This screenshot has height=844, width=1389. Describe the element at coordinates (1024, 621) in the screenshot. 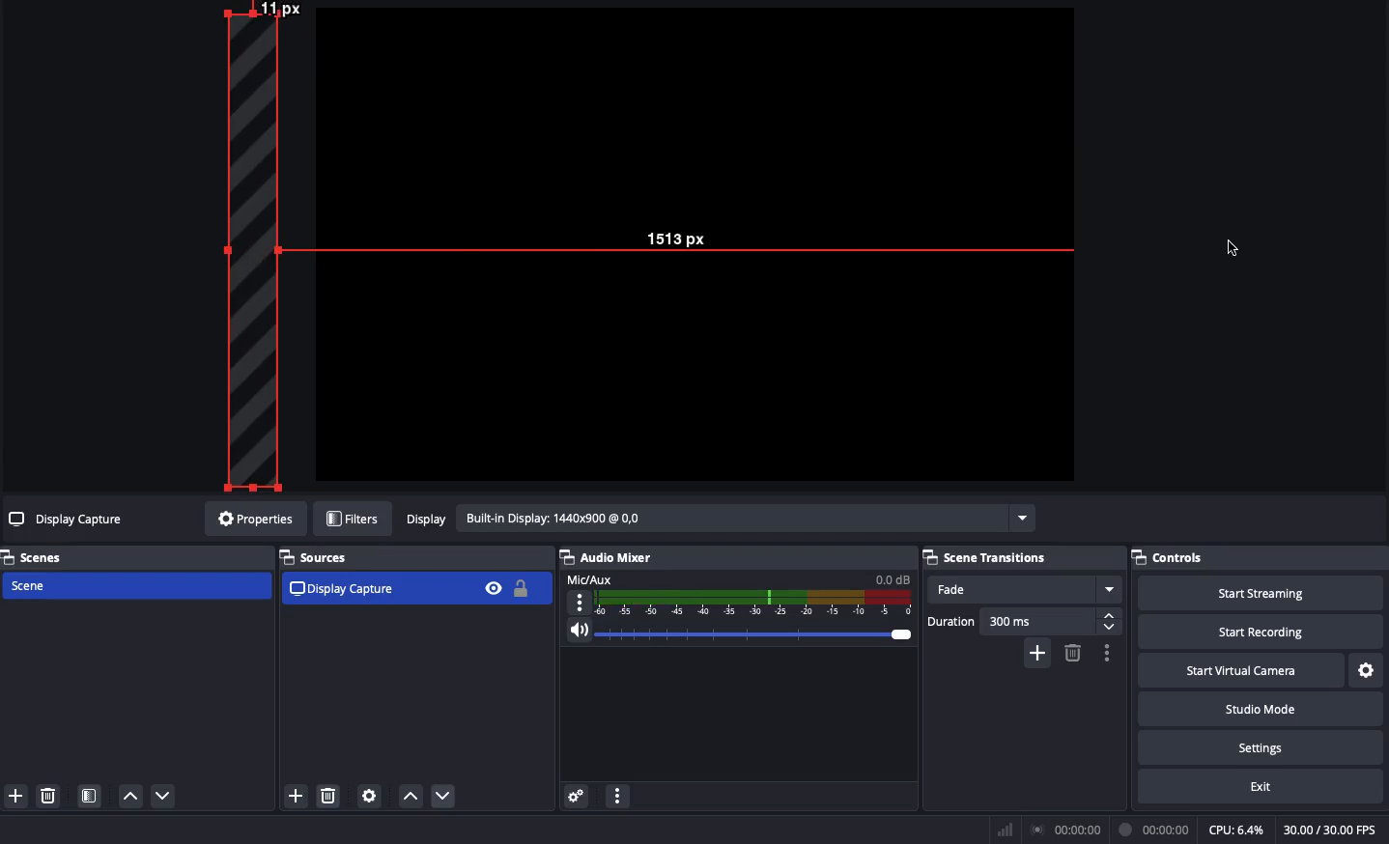

I see `Duration` at that location.